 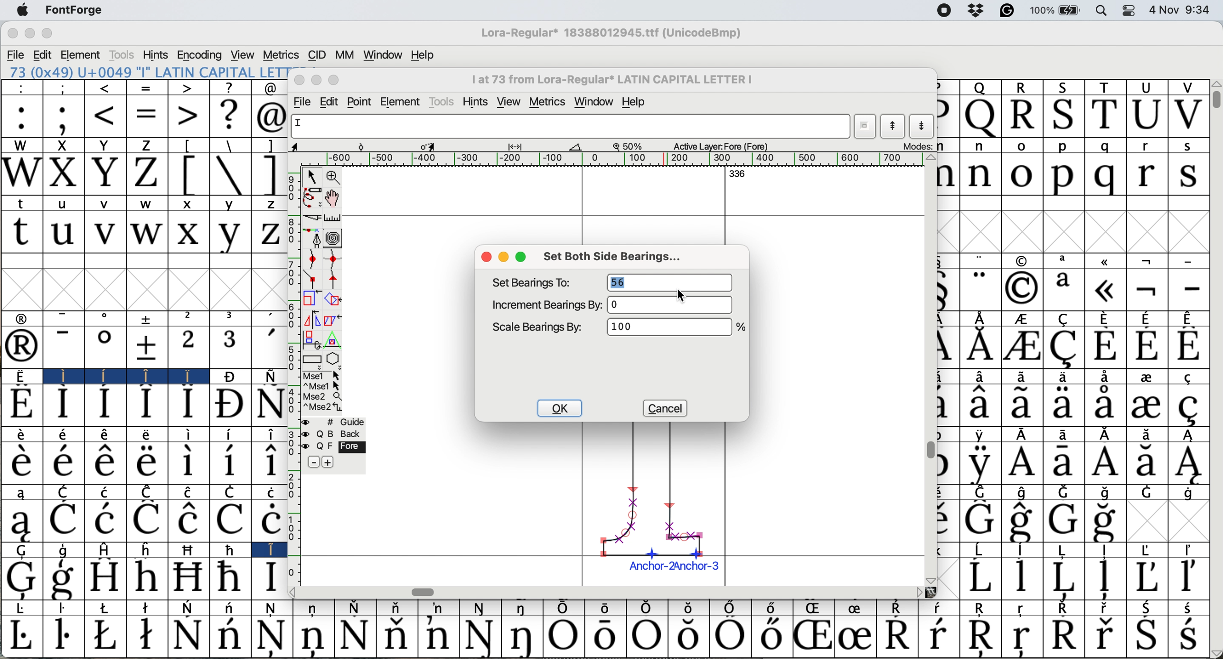 What do you see at coordinates (229, 145) in the screenshot?
I see `\` at bounding box center [229, 145].